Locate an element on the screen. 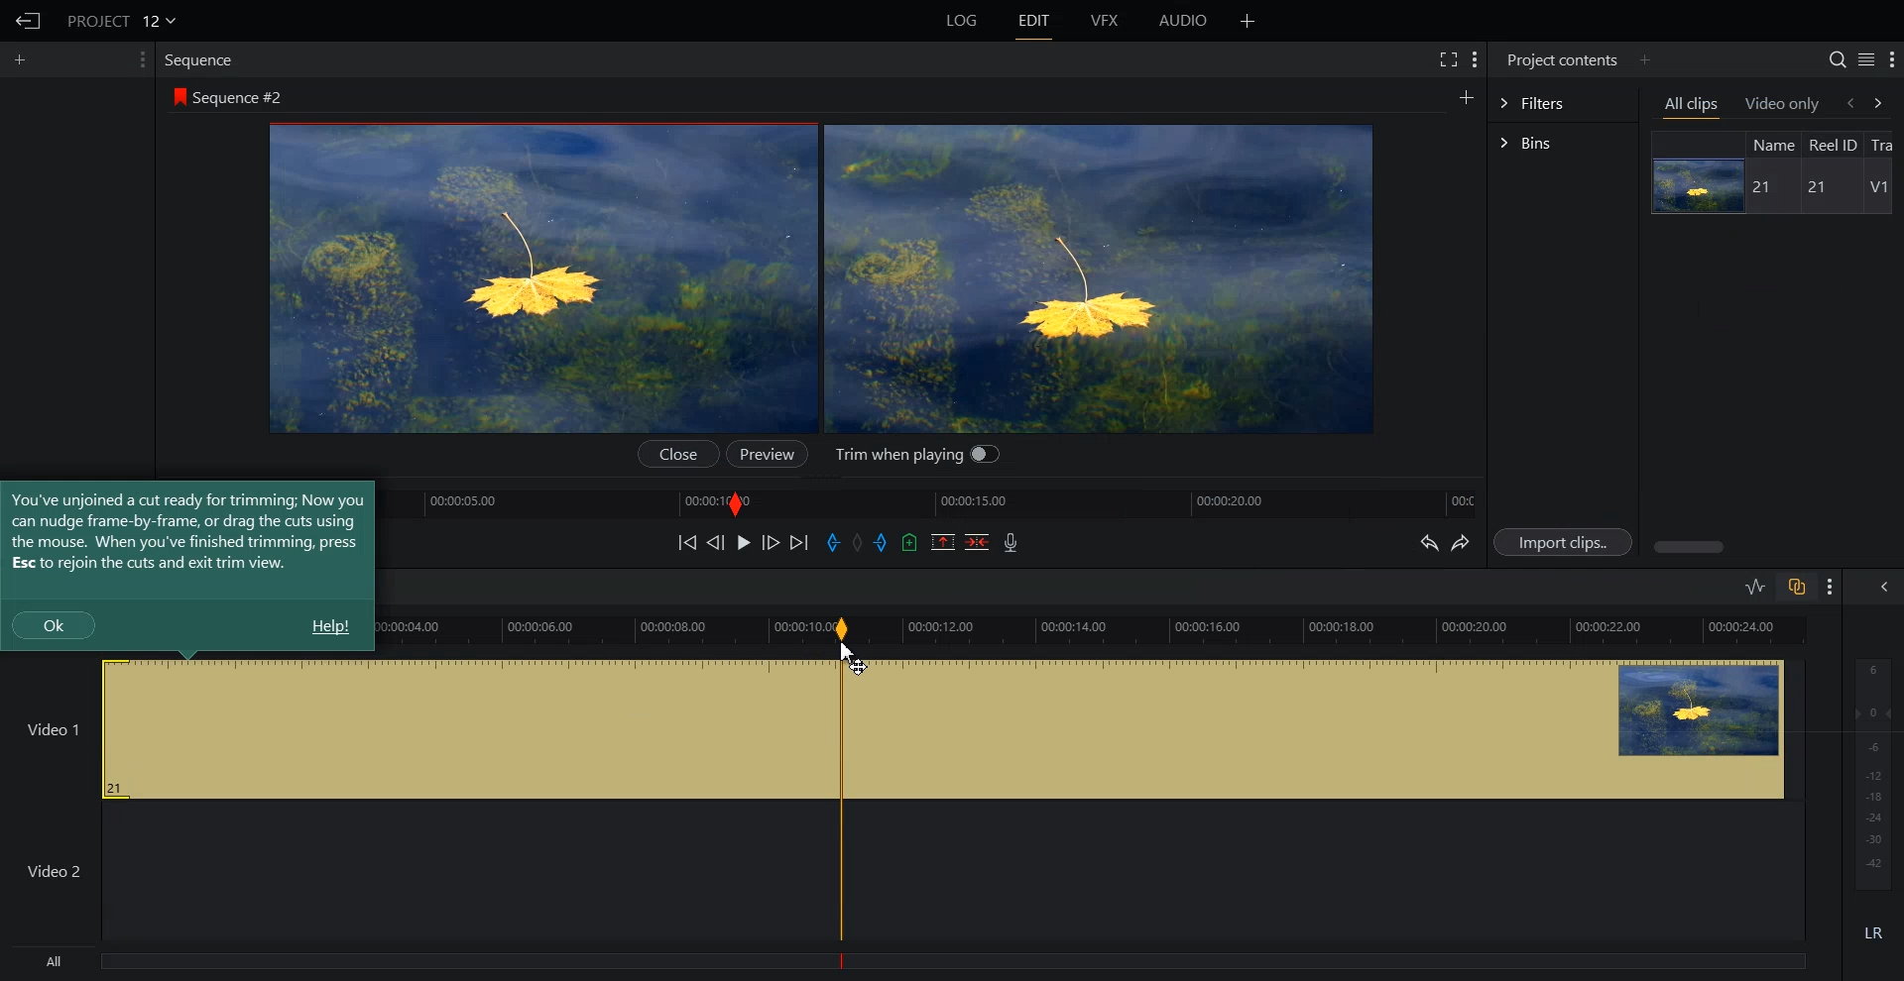  Undo is located at coordinates (1427, 541).